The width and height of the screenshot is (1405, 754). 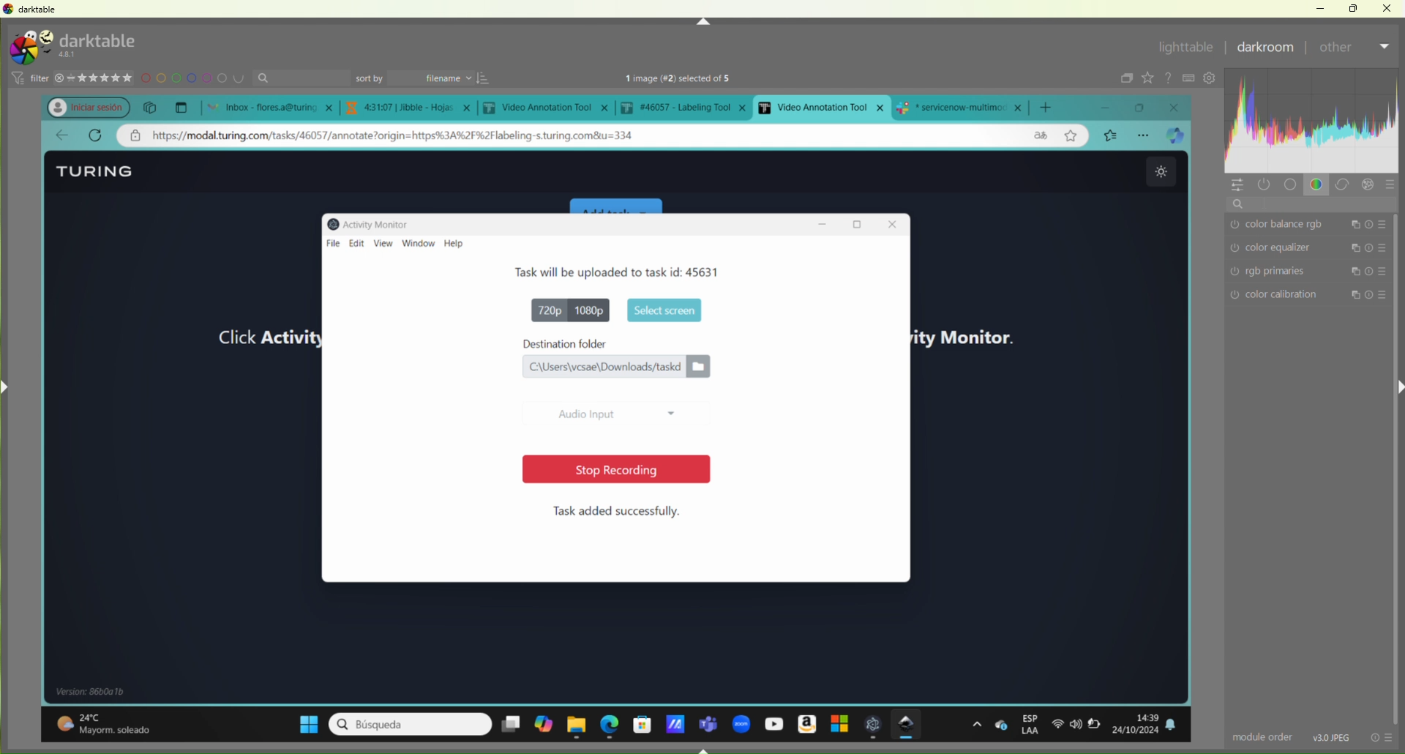 What do you see at coordinates (617, 343) in the screenshot?
I see `destination folder` at bounding box center [617, 343].